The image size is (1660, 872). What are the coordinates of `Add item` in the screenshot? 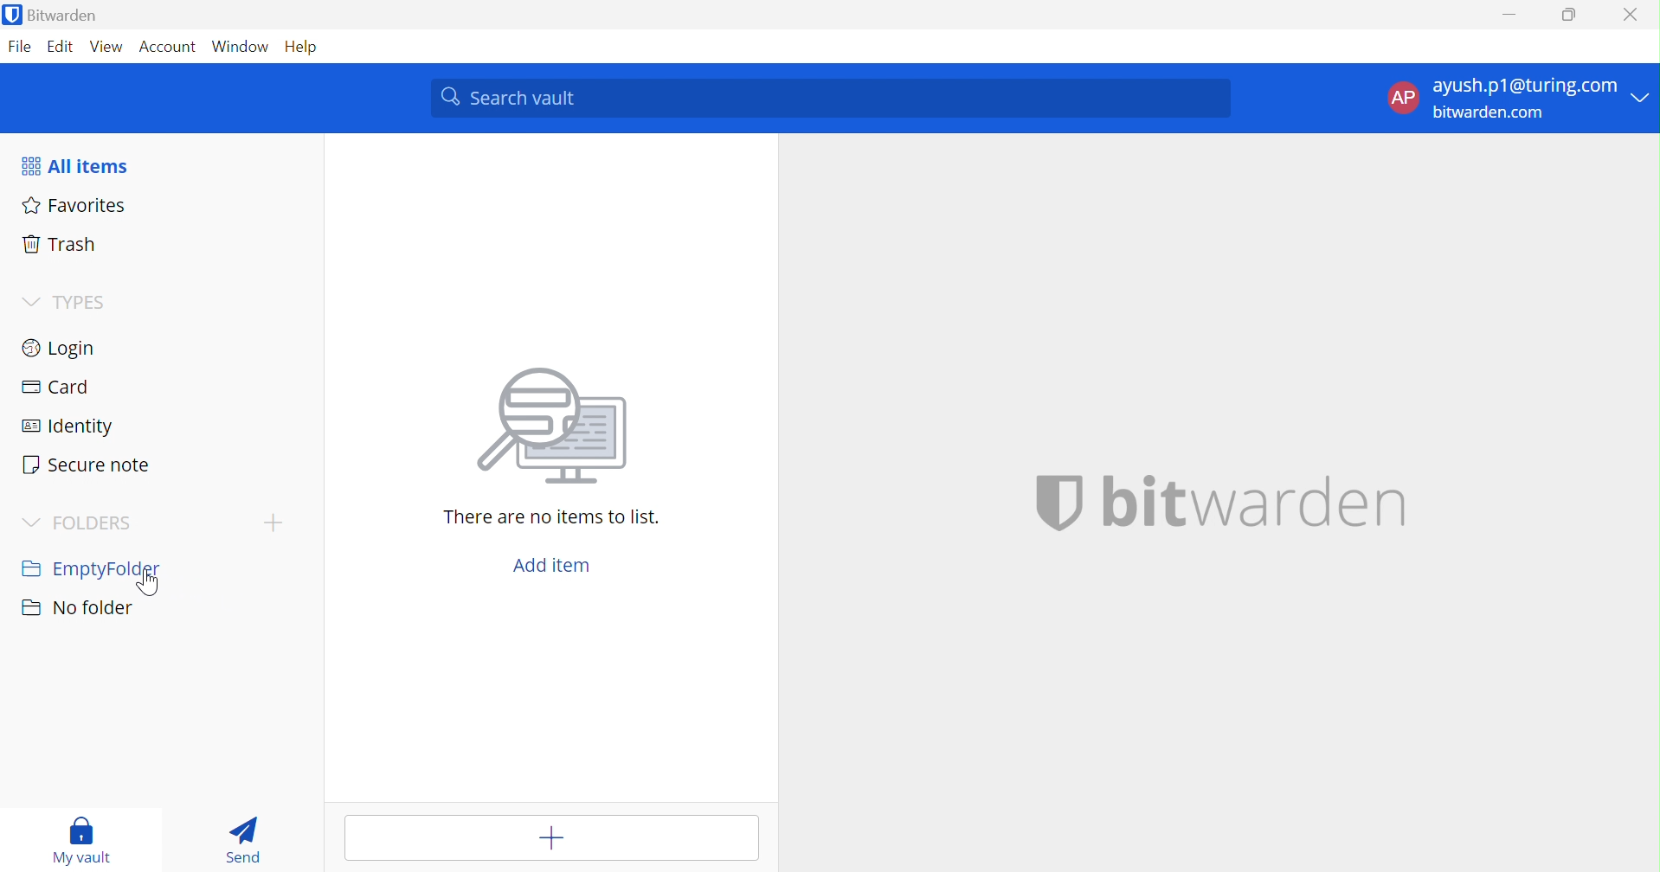 It's located at (556, 837).